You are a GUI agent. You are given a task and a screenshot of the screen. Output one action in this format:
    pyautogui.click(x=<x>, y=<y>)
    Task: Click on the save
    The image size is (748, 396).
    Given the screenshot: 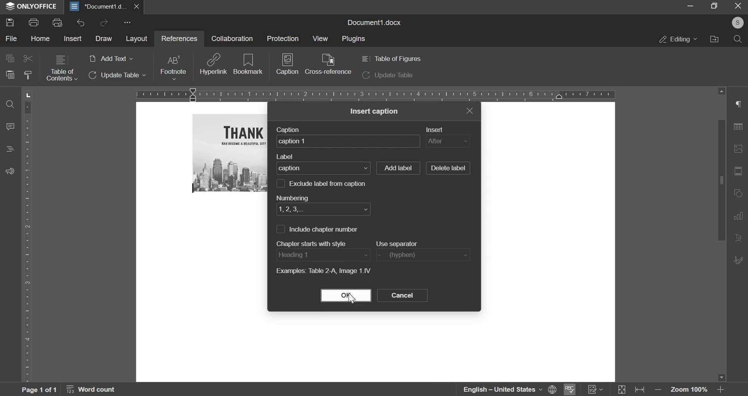 What is the action you would take?
    pyautogui.click(x=9, y=22)
    